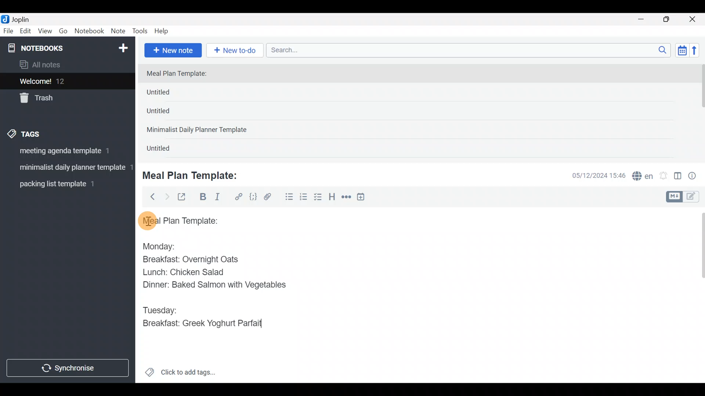 This screenshot has width=705, height=396. Describe the element at coordinates (195, 175) in the screenshot. I see `Meal Plan Template:` at that location.